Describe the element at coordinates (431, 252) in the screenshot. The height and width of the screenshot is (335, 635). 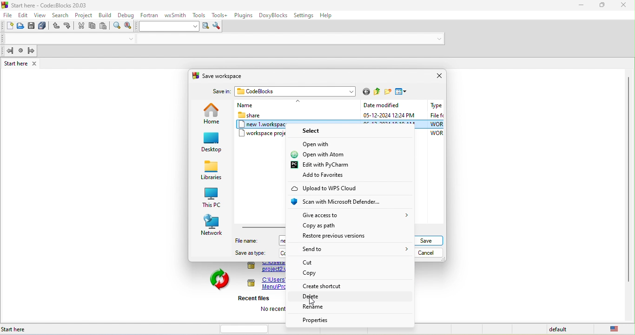
I see `cancel` at that location.